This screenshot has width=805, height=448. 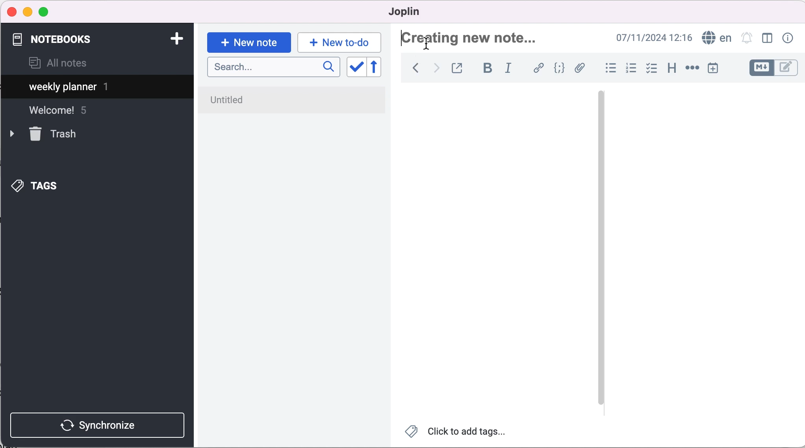 I want to click on back, so click(x=415, y=70).